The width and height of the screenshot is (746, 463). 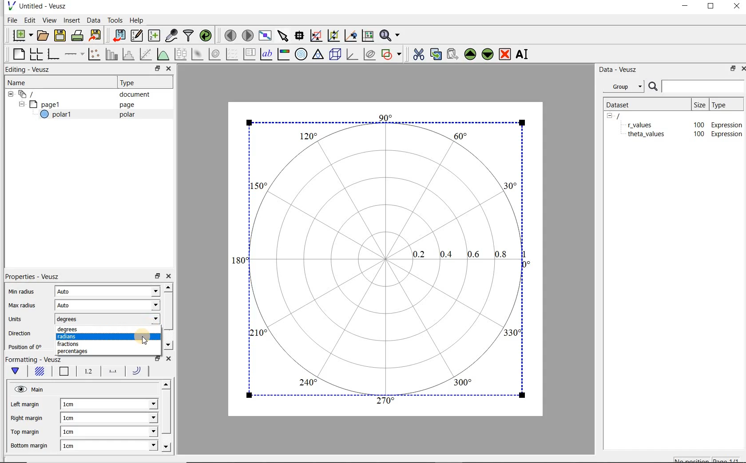 What do you see at coordinates (729, 134) in the screenshot?
I see `Expression` at bounding box center [729, 134].